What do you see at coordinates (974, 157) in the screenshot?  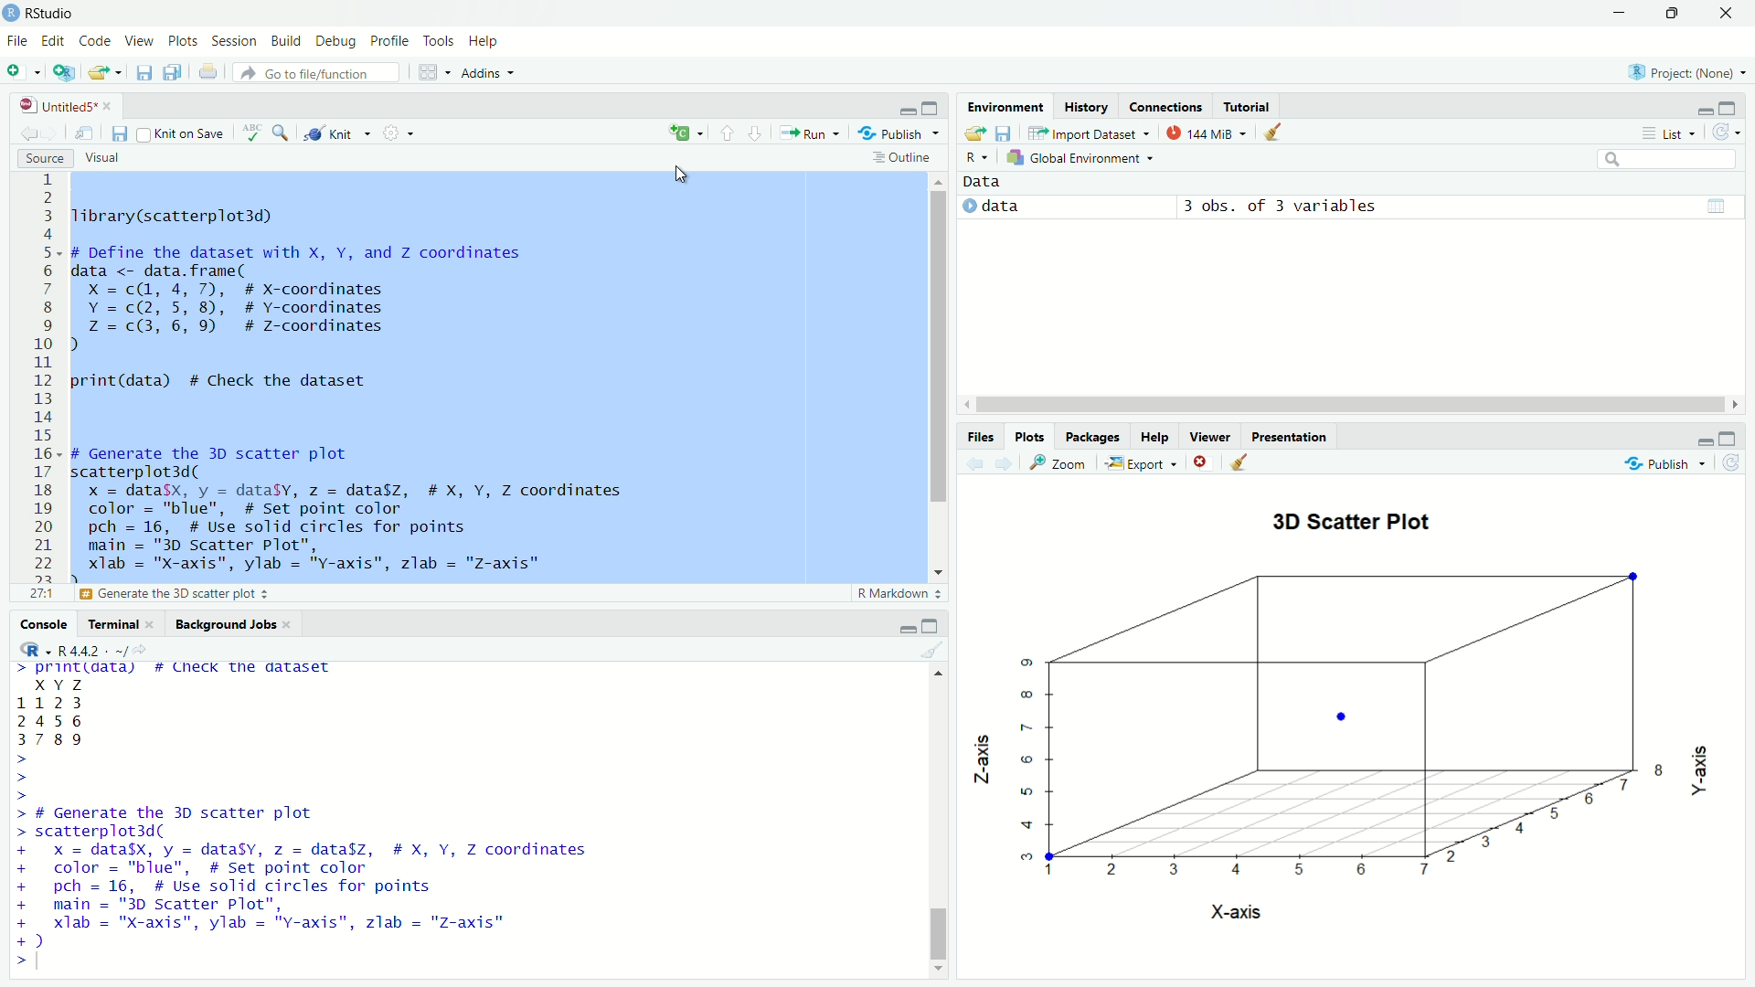 I see `select language` at bounding box center [974, 157].